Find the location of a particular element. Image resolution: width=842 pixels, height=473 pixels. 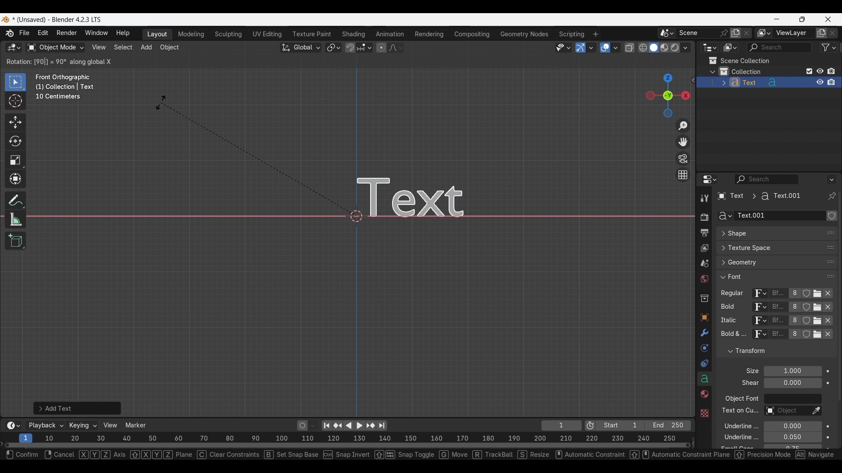

Hide in viewport is located at coordinates (820, 71).